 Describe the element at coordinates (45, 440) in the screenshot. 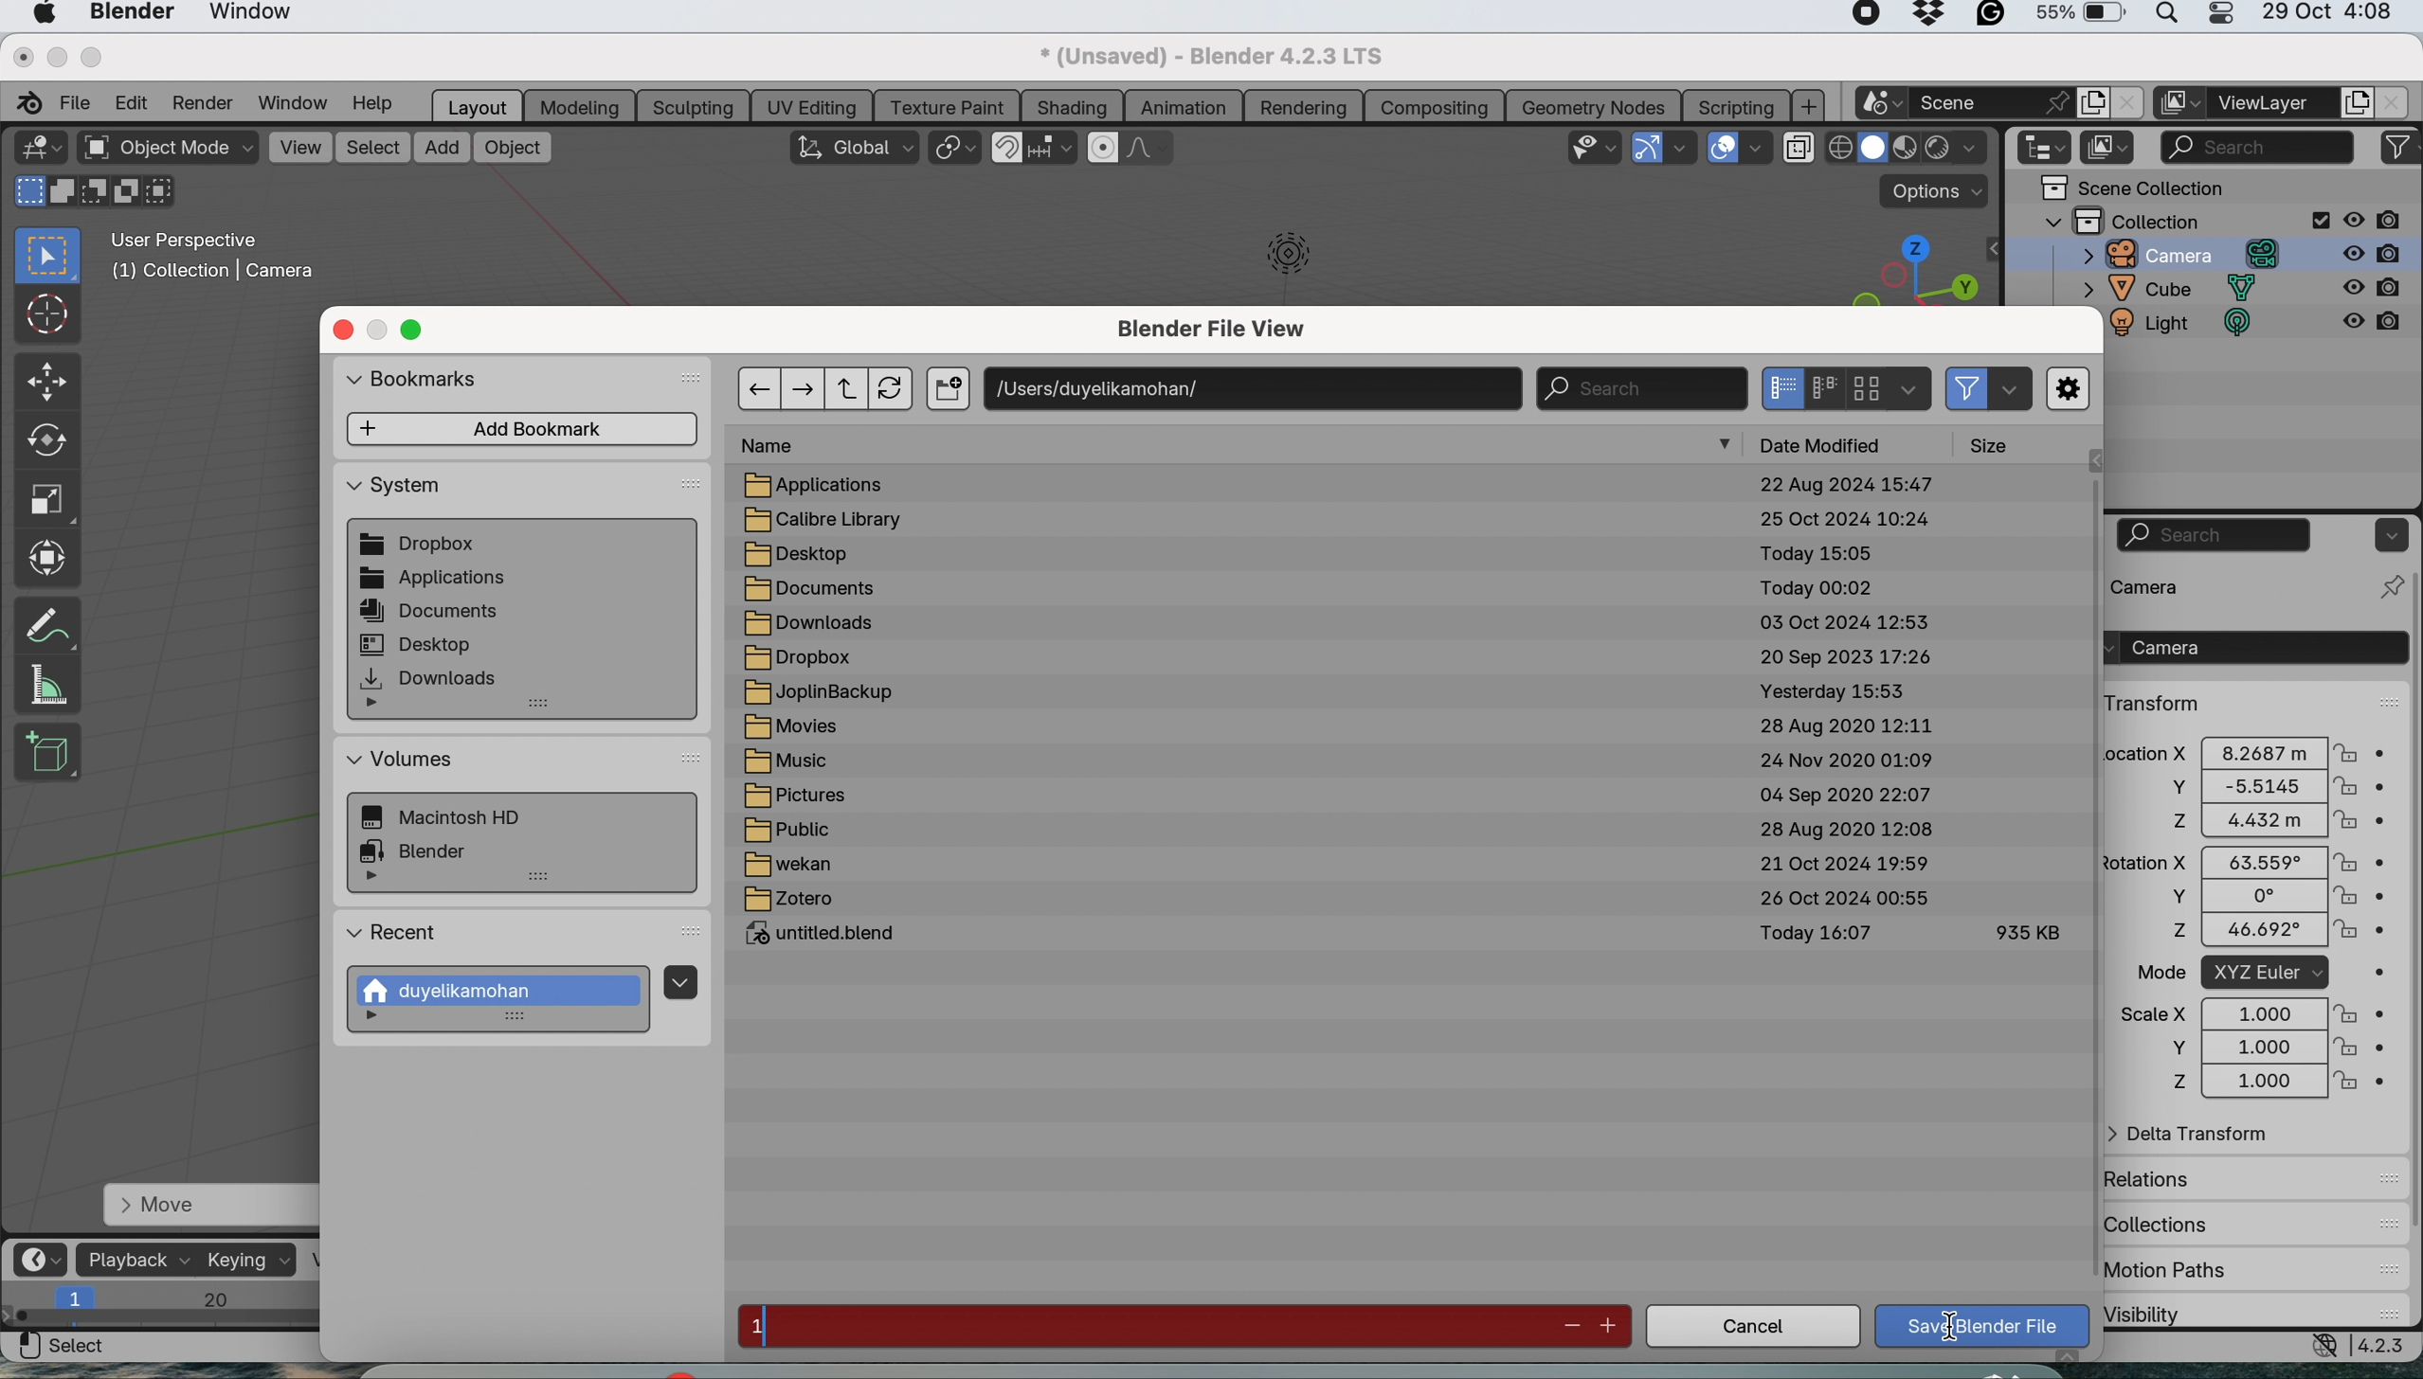

I see `rotate` at that location.